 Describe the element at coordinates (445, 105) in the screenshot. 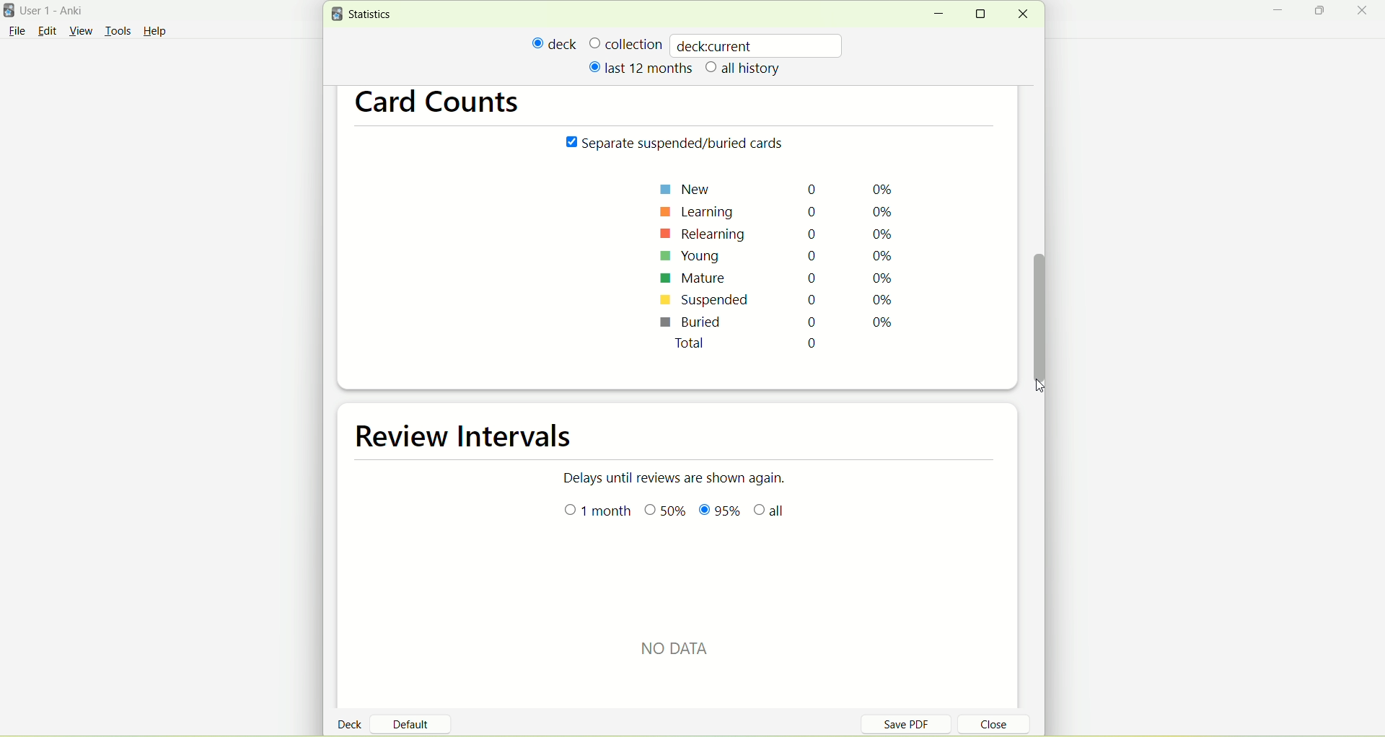

I see `card counts` at that location.